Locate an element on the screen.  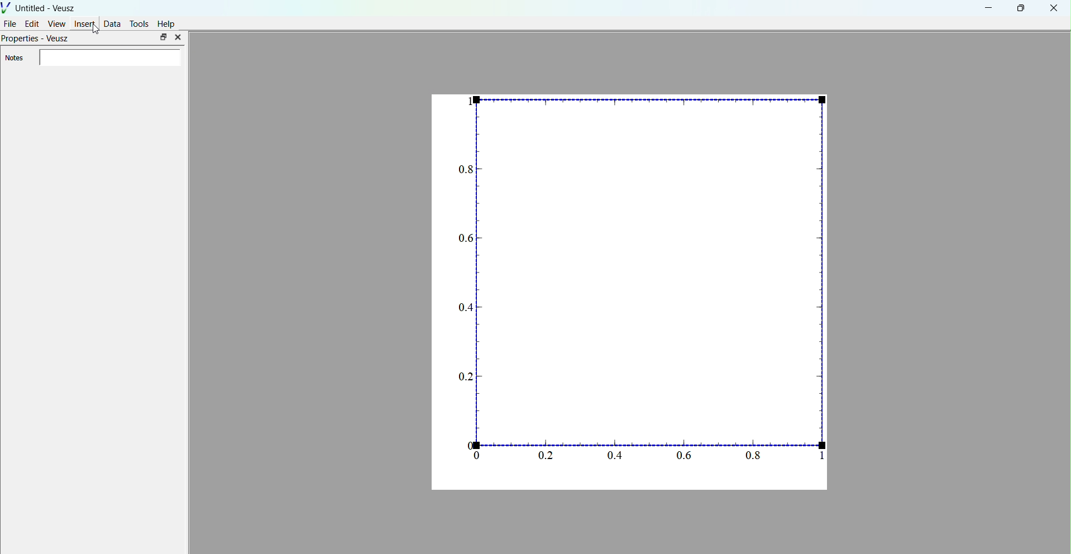
Untitled - Veusz is located at coordinates (40, 7).